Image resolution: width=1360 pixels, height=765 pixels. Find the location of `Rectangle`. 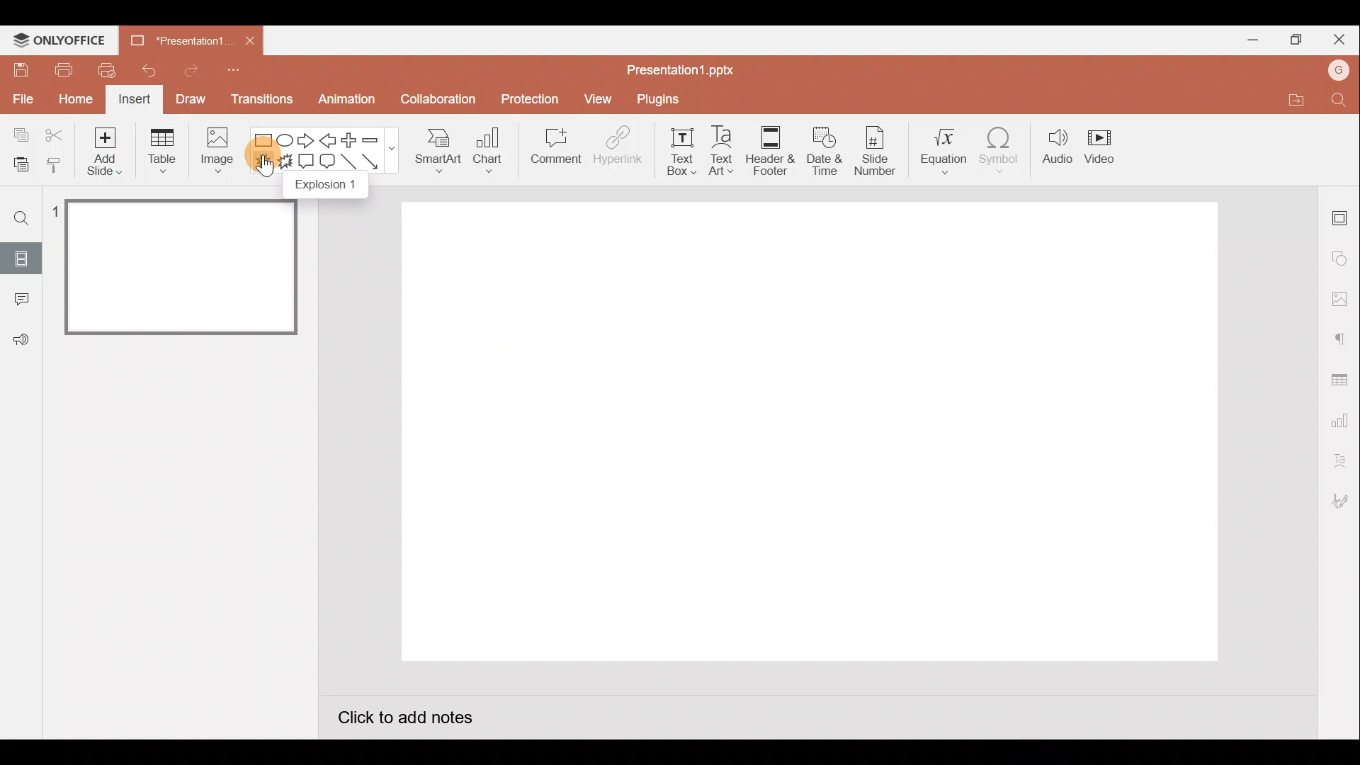

Rectangle is located at coordinates (263, 138).